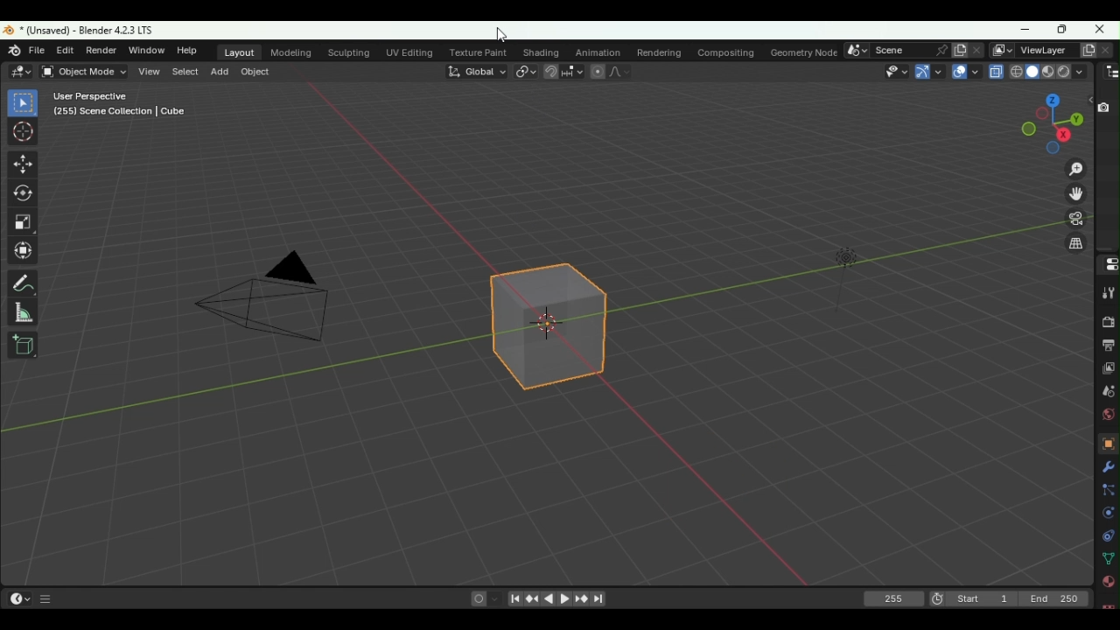 The width and height of the screenshot is (1120, 630). Describe the element at coordinates (836, 259) in the screenshot. I see `lght source` at that location.